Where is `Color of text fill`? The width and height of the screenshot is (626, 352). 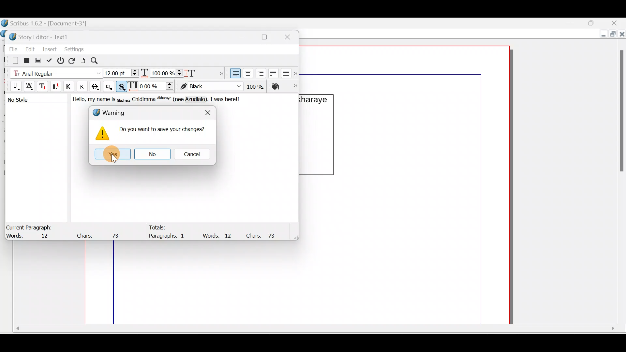
Color of text fill is located at coordinates (284, 86).